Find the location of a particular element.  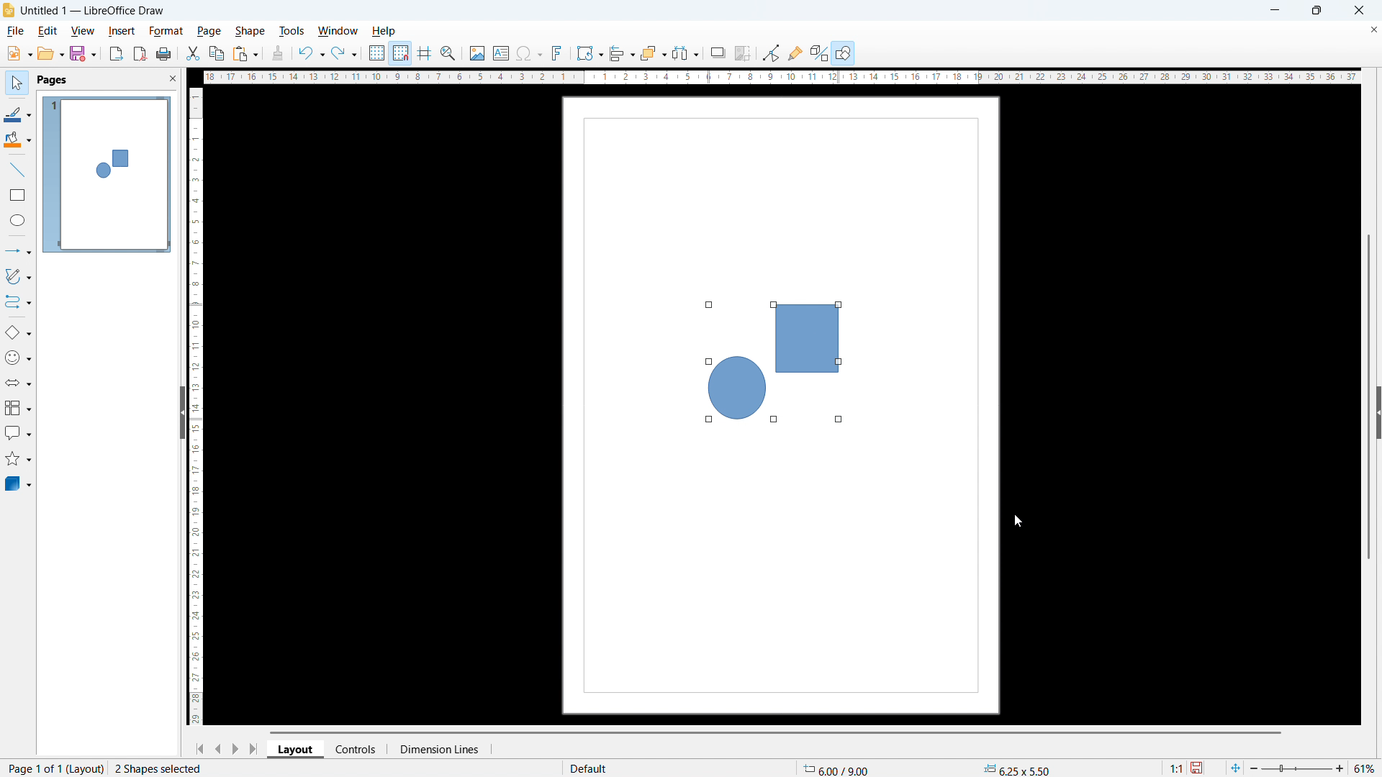

zoom is located at coordinates (449, 54).